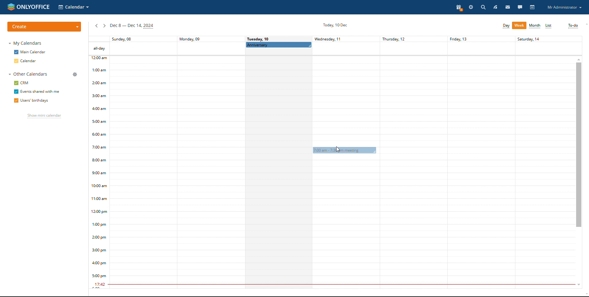 The image size is (589, 297). Describe the element at coordinates (29, 7) in the screenshot. I see `logo` at that location.